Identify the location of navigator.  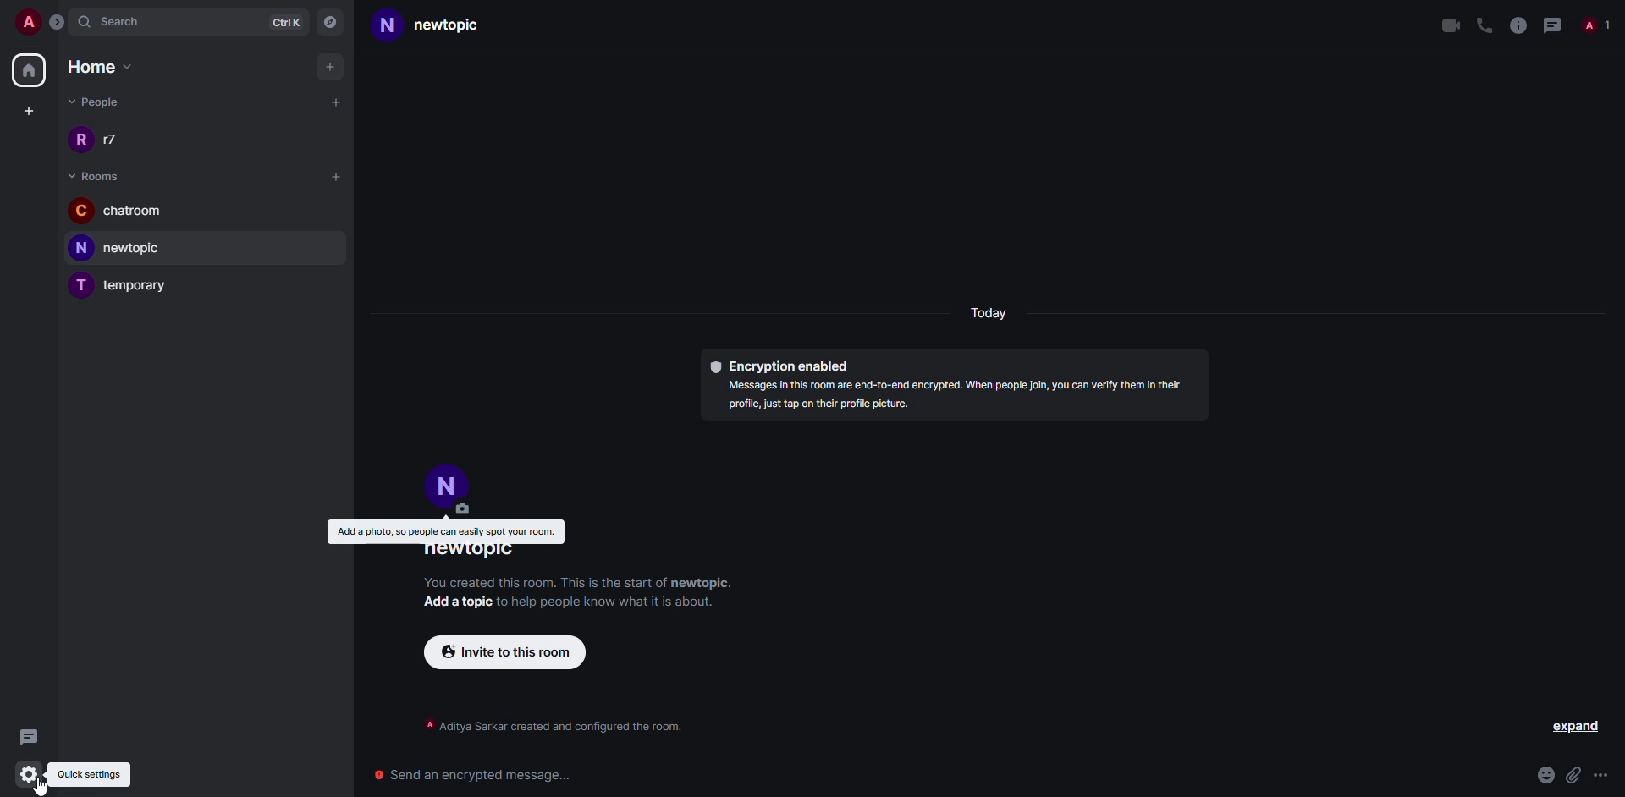
(331, 21).